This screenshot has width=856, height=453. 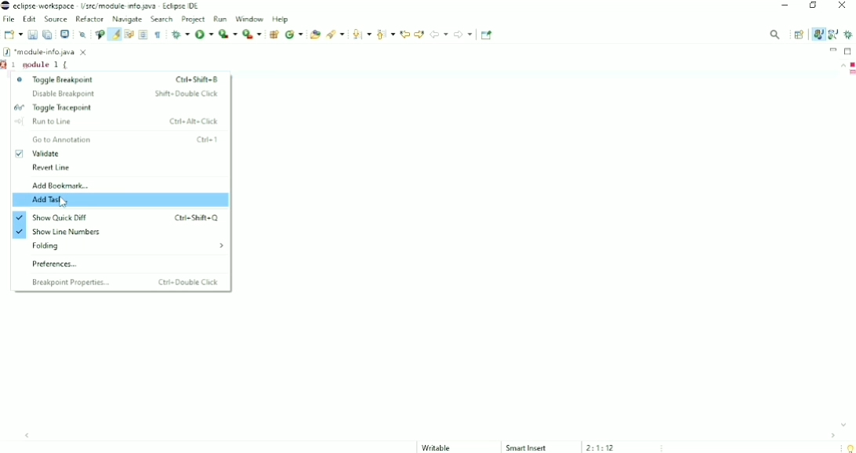 What do you see at coordinates (274, 34) in the screenshot?
I see `New java package` at bounding box center [274, 34].